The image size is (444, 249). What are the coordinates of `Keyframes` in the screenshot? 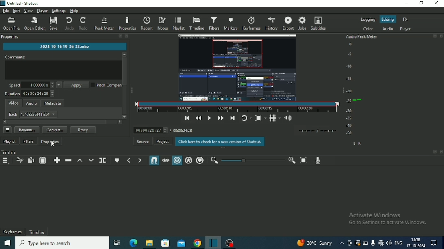 It's located at (252, 23).